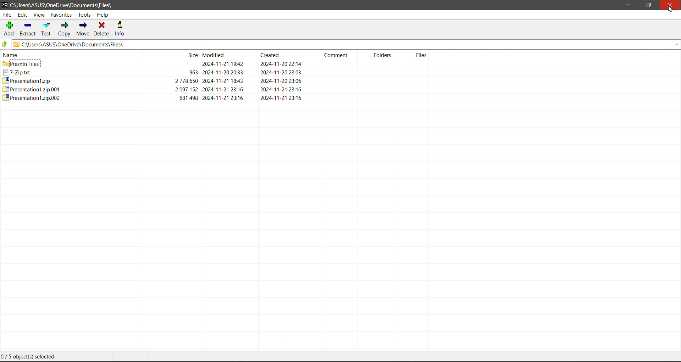  What do you see at coordinates (31, 357) in the screenshot?
I see `Current Selection` at bounding box center [31, 357].